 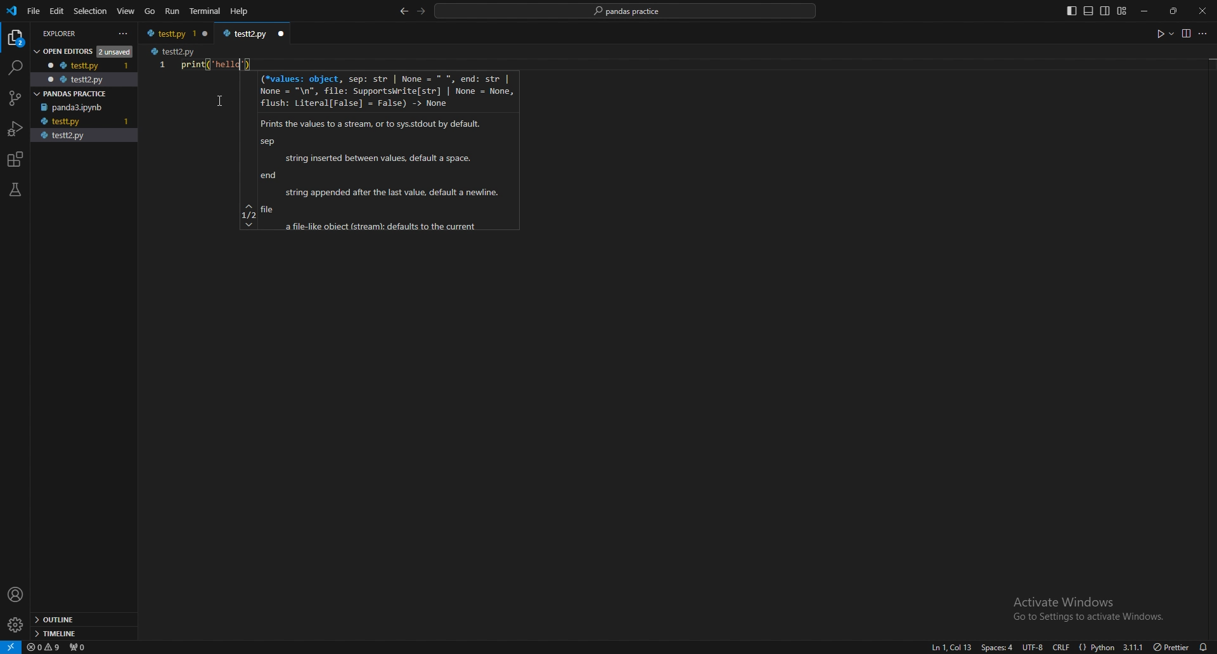 I want to click on testt2.py, so click(x=246, y=32).